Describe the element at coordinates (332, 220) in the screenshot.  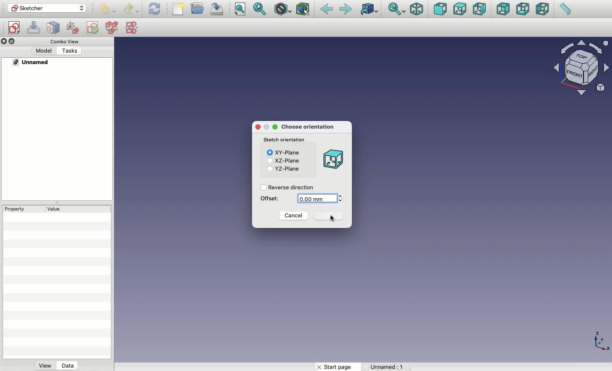
I see `` at that location.